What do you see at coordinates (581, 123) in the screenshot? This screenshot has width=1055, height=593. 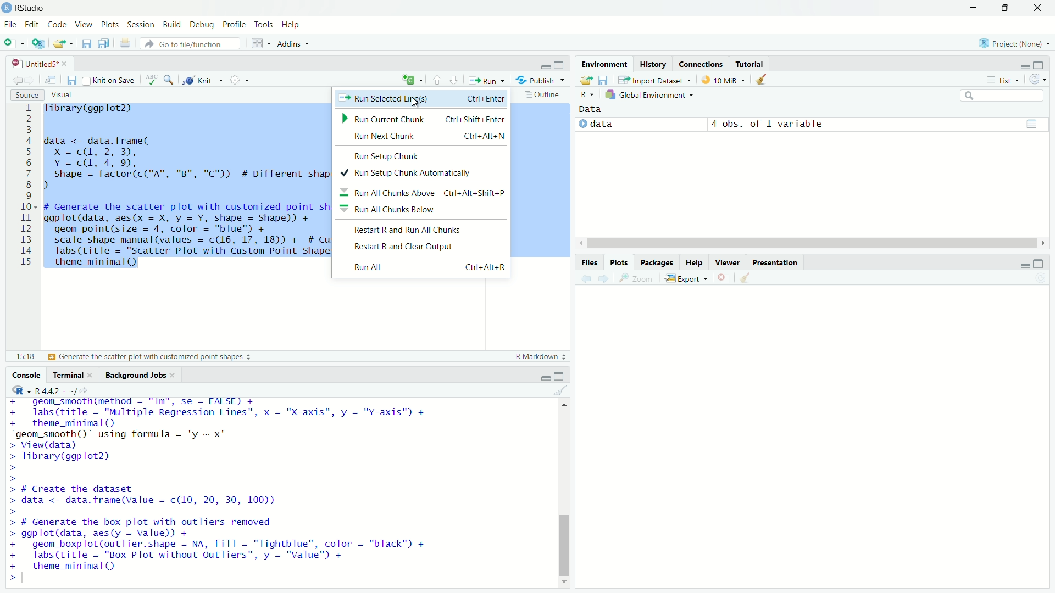 I see `expand/collapse` at bounding box center [581, 123].